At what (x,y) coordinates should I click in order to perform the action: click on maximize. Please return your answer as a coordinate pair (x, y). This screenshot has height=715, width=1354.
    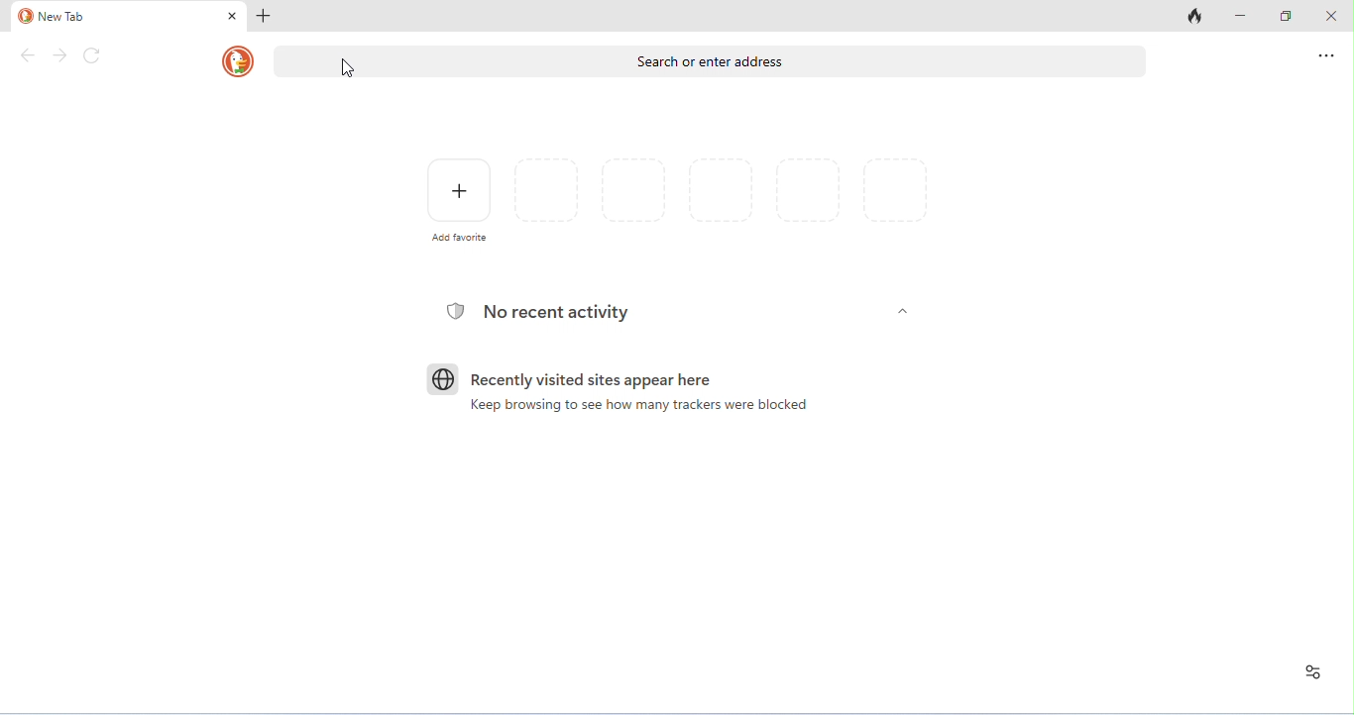
    Looking at the image, I should click on (1287, 15).